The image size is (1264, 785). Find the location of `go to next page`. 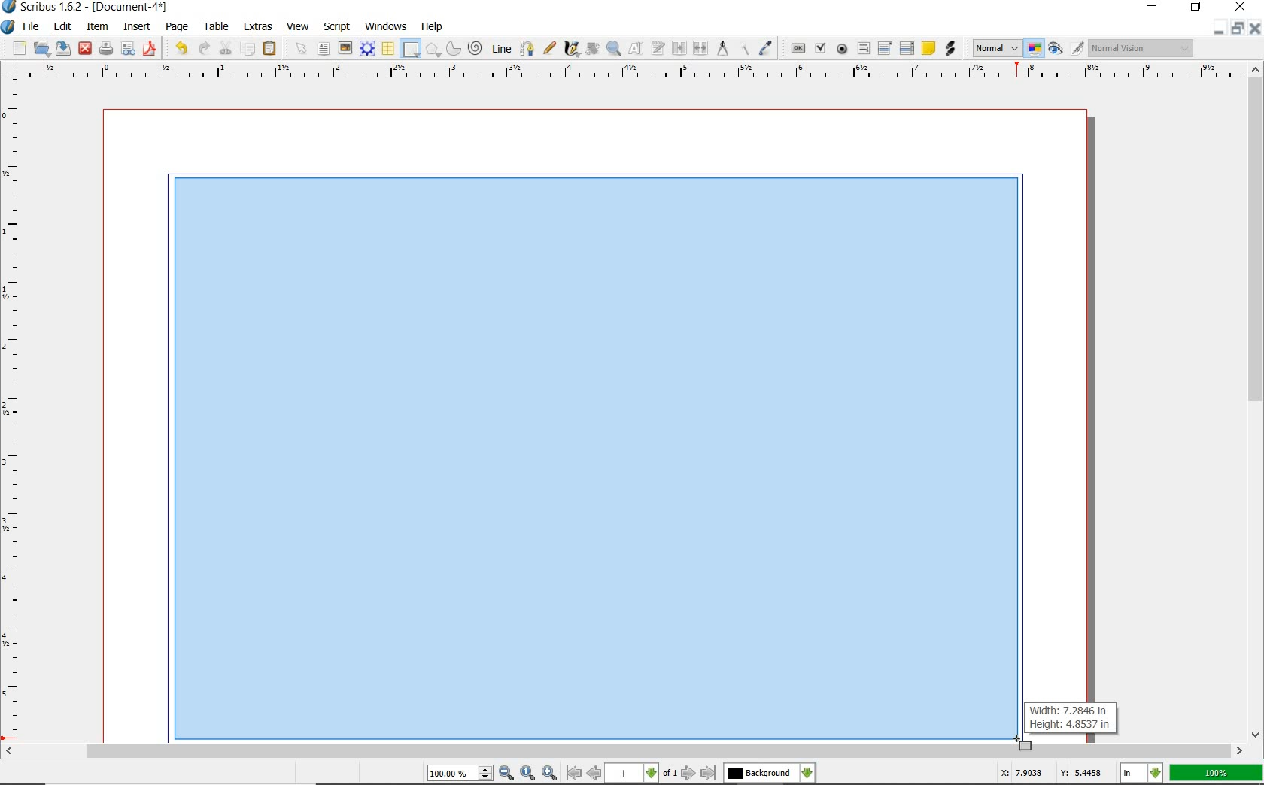

go to next page is located at coordinates (689, 773).